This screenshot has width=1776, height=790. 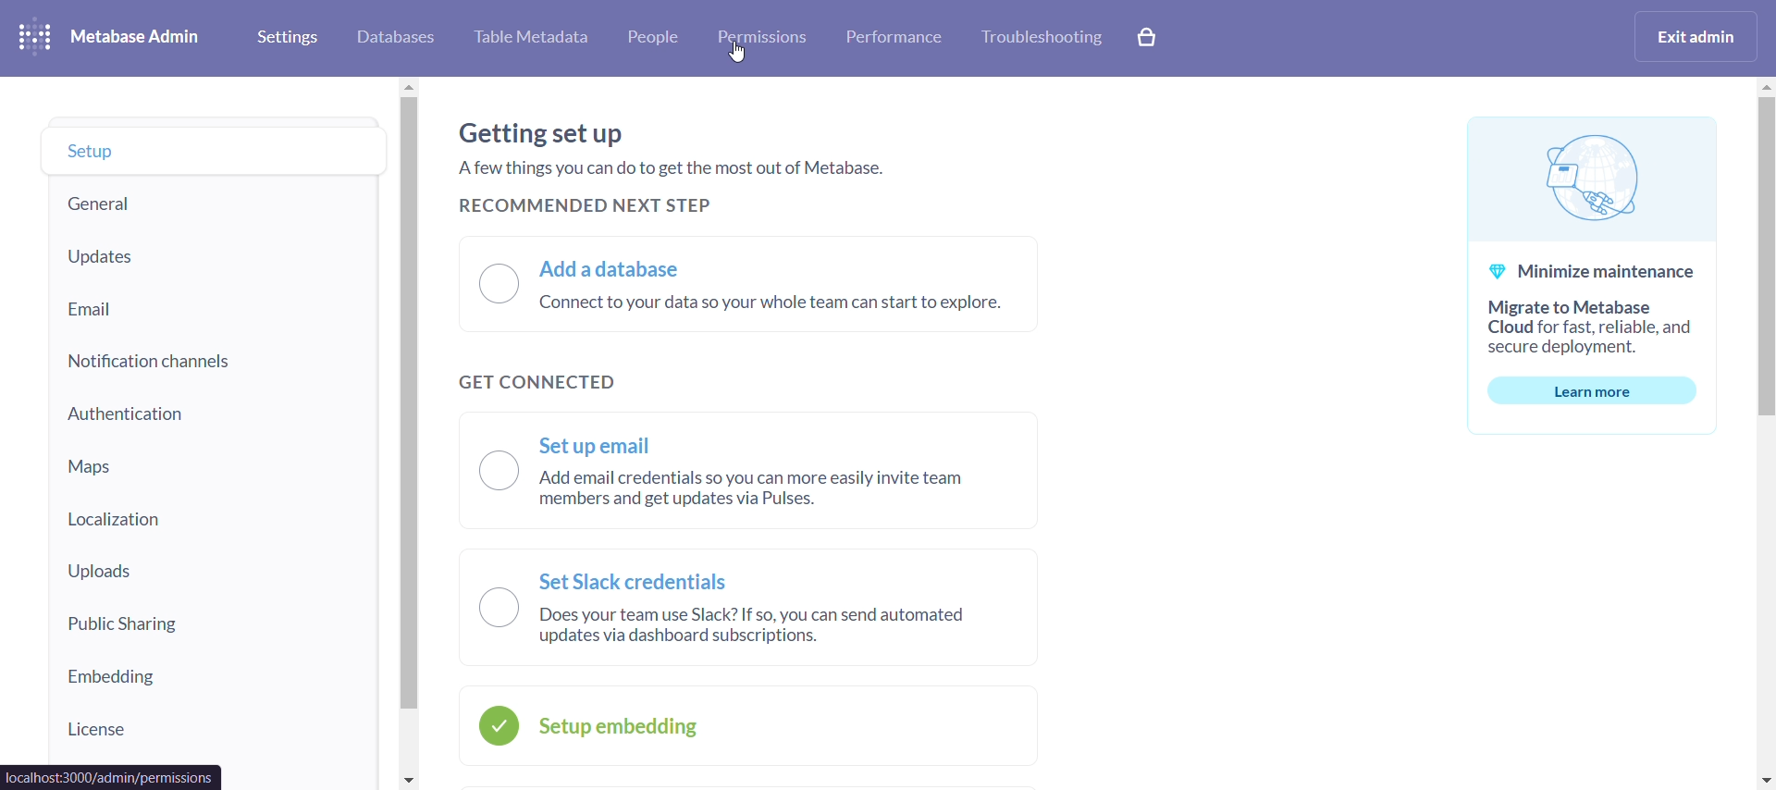 What do you see at coordinates (211, 680) in the screenshot?
I see `embedding` at bounding box center [211, 680].